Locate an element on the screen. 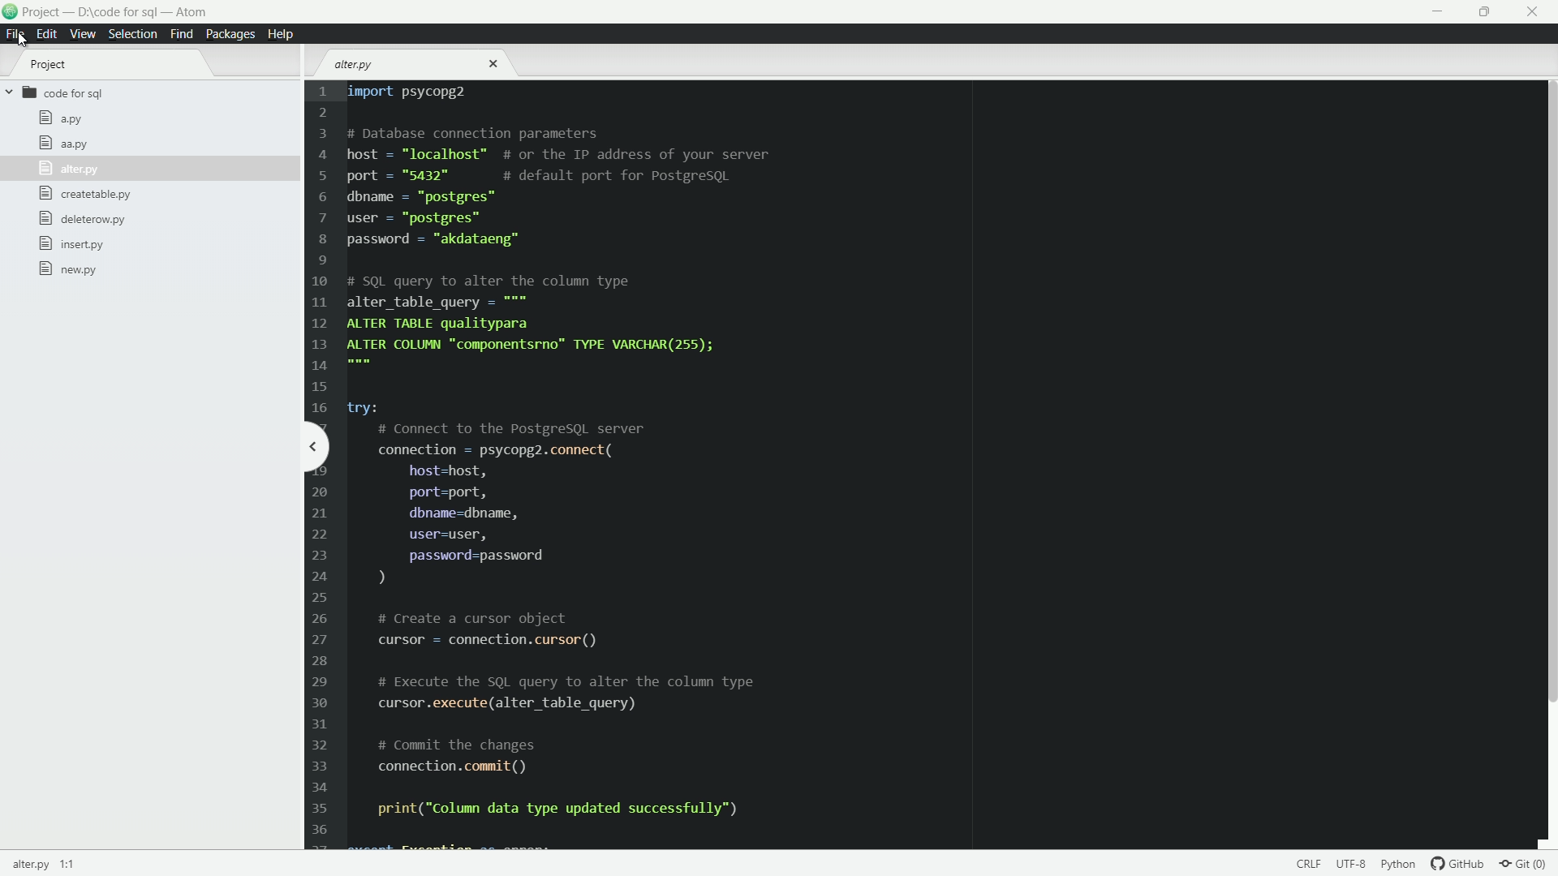 This screenshot has height=876, width=1558. alter.py file is located at coordinates (355, 65).